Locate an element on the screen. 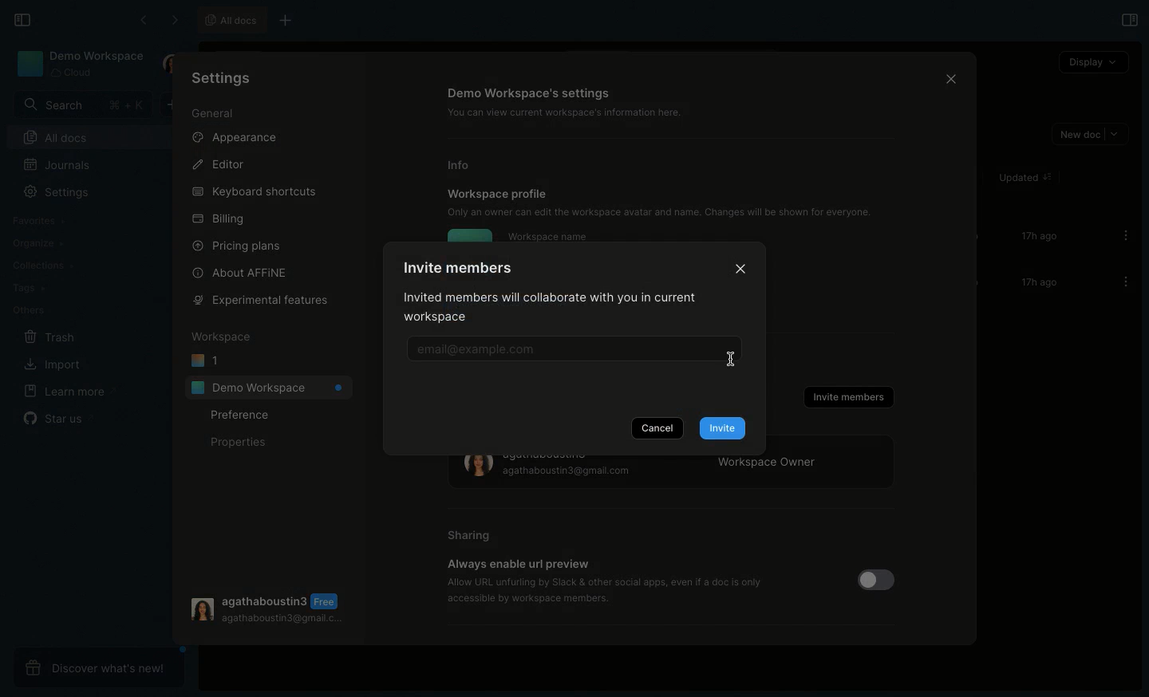 This screenshot has height=697, width=1149. Open right panel is located at coordinates (1128, 20).